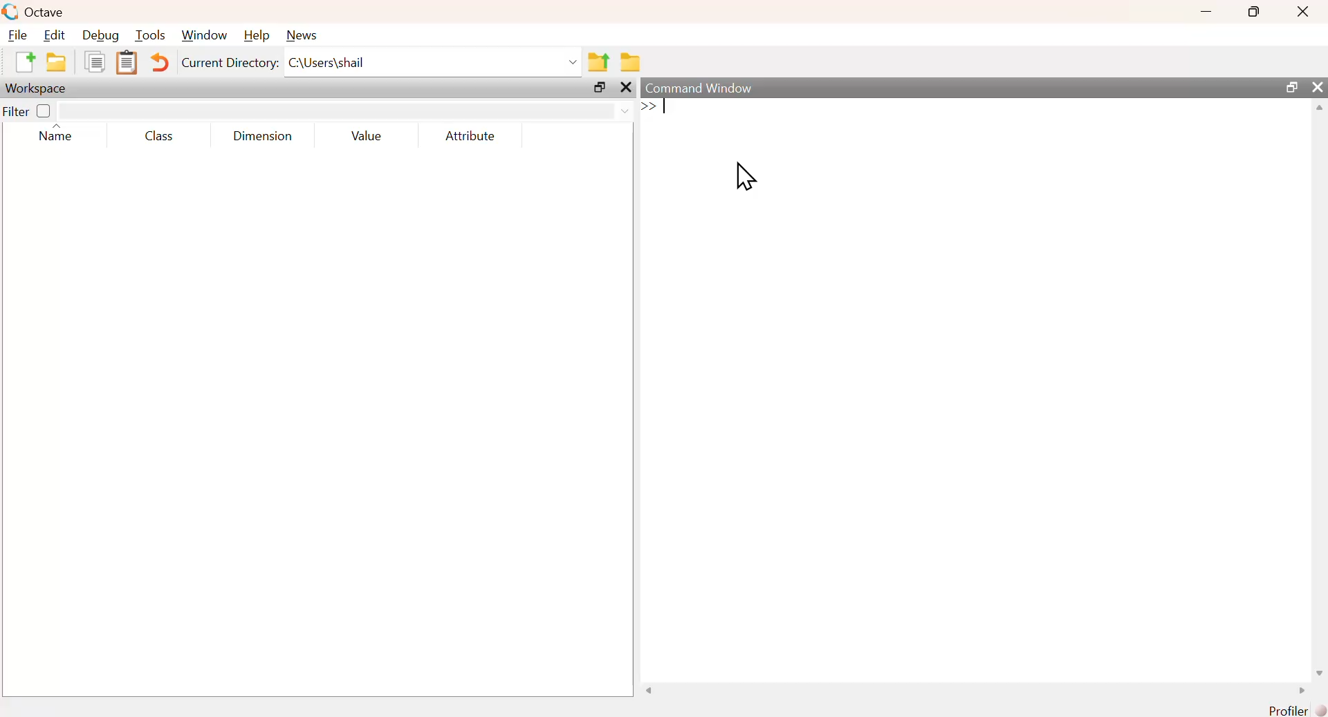 The image size is (1328, 717). I want to click on edit, so click(55, 36).